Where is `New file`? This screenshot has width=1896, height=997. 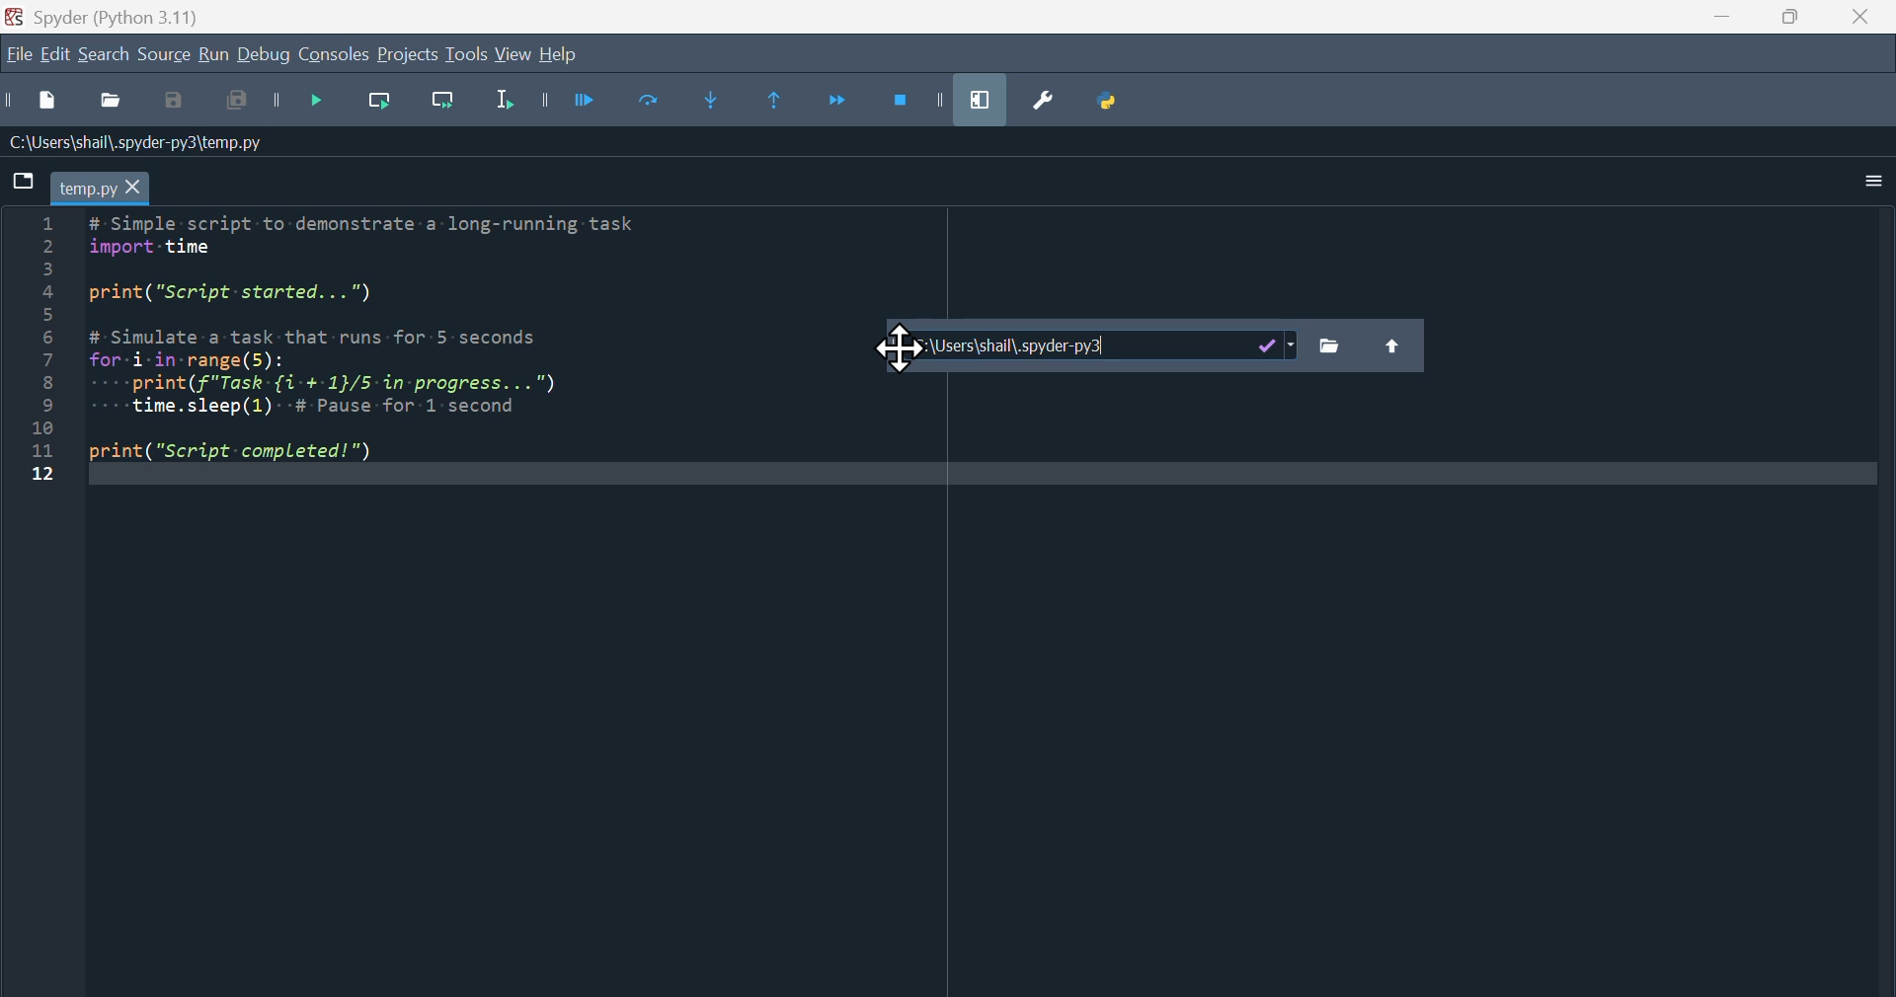 New file is located at coordinates (35, 107).